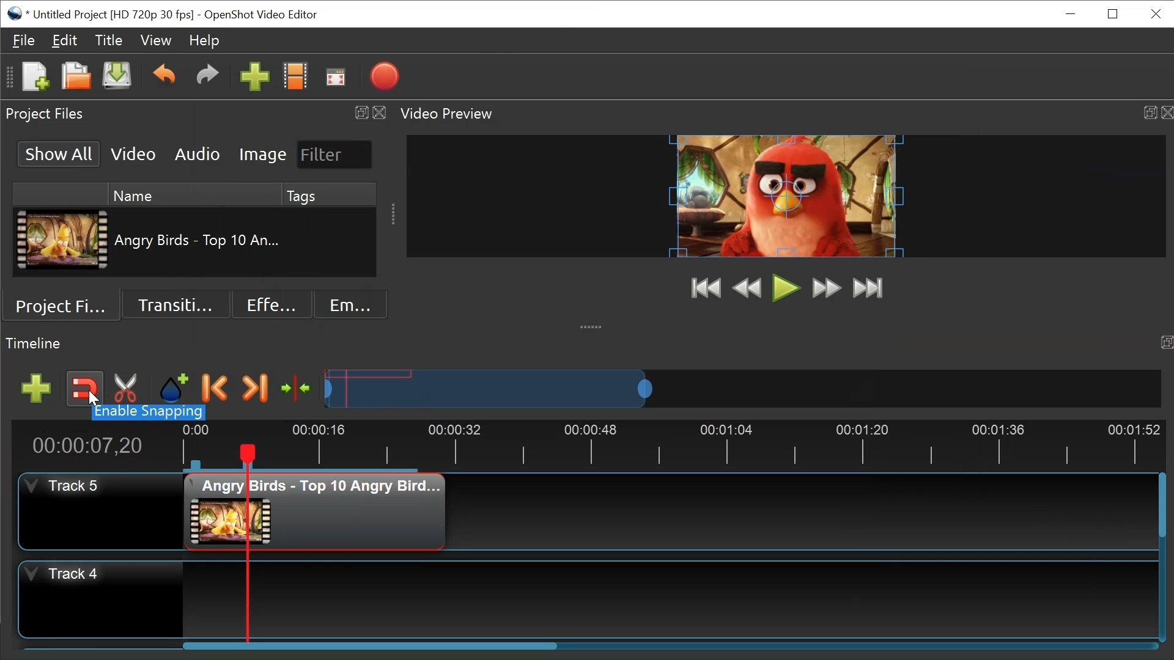 This screenshot has height=660, width=1174. Describe the element at coordinates (86, 446) in the screenshot. I see `Current Position` at that location.